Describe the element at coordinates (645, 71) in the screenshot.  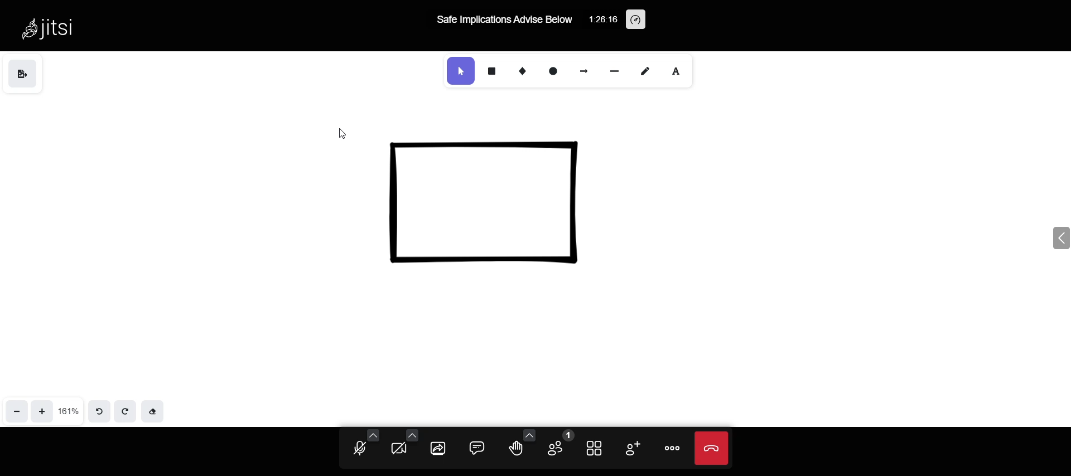
I see `draw` at that location.